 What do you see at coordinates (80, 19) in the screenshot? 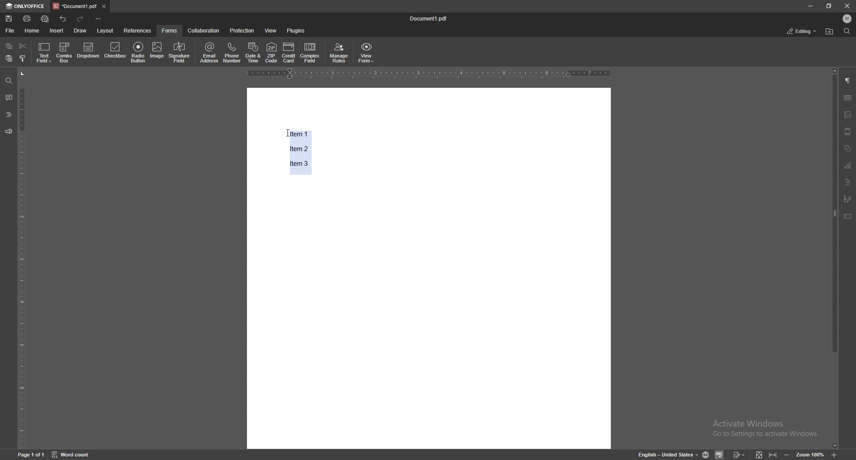
I see `redo` at bounding box center [80, 19].